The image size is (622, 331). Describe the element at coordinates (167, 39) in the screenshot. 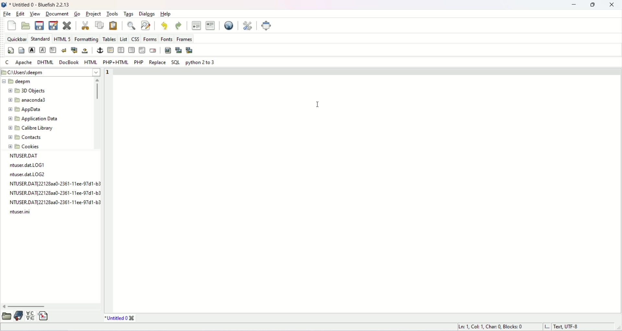

I see `fonts` at that location.